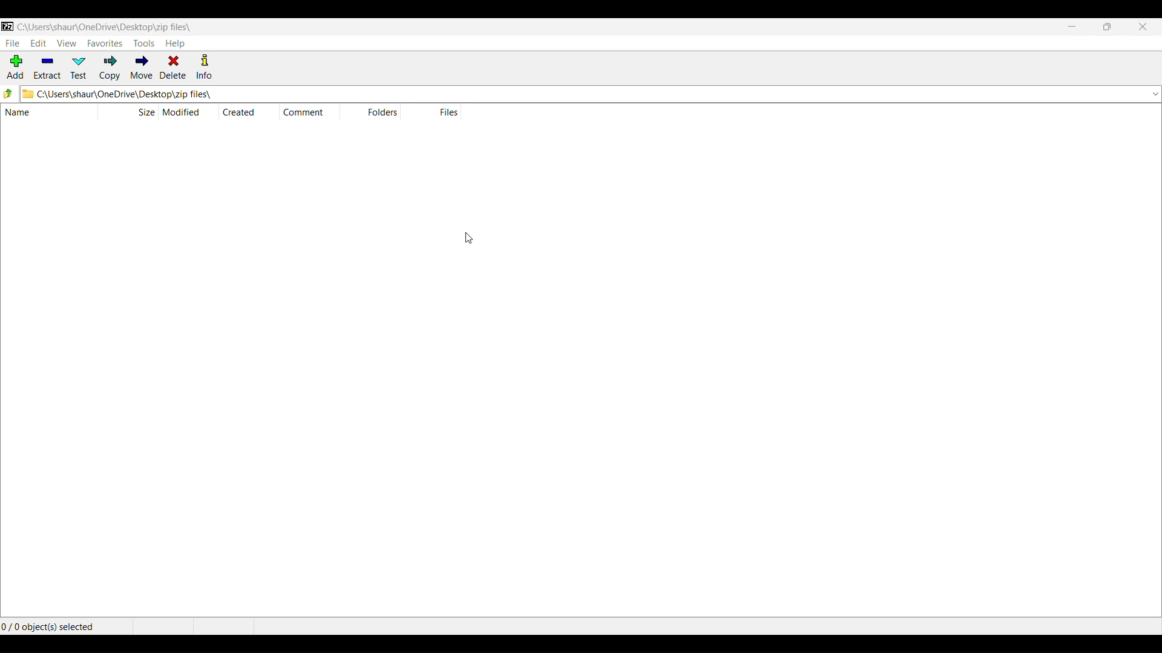  I want to click on NUMBER OF OBJECT SELECTED, so click(64, 625).